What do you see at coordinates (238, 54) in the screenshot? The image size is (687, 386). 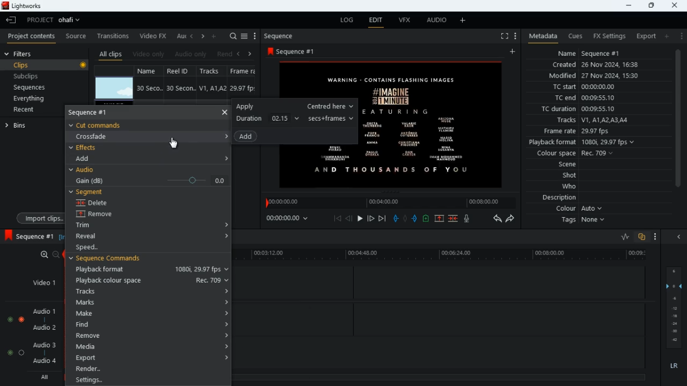 I see `back` at bounding box center [238, 54].